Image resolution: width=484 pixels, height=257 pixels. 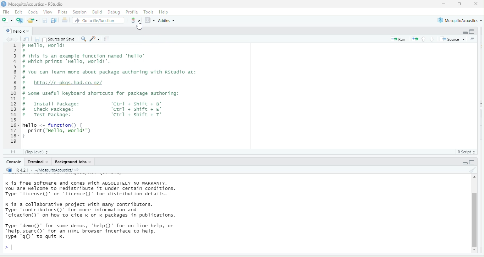 I want to click on open an existing file, so click(x=34, y=21).